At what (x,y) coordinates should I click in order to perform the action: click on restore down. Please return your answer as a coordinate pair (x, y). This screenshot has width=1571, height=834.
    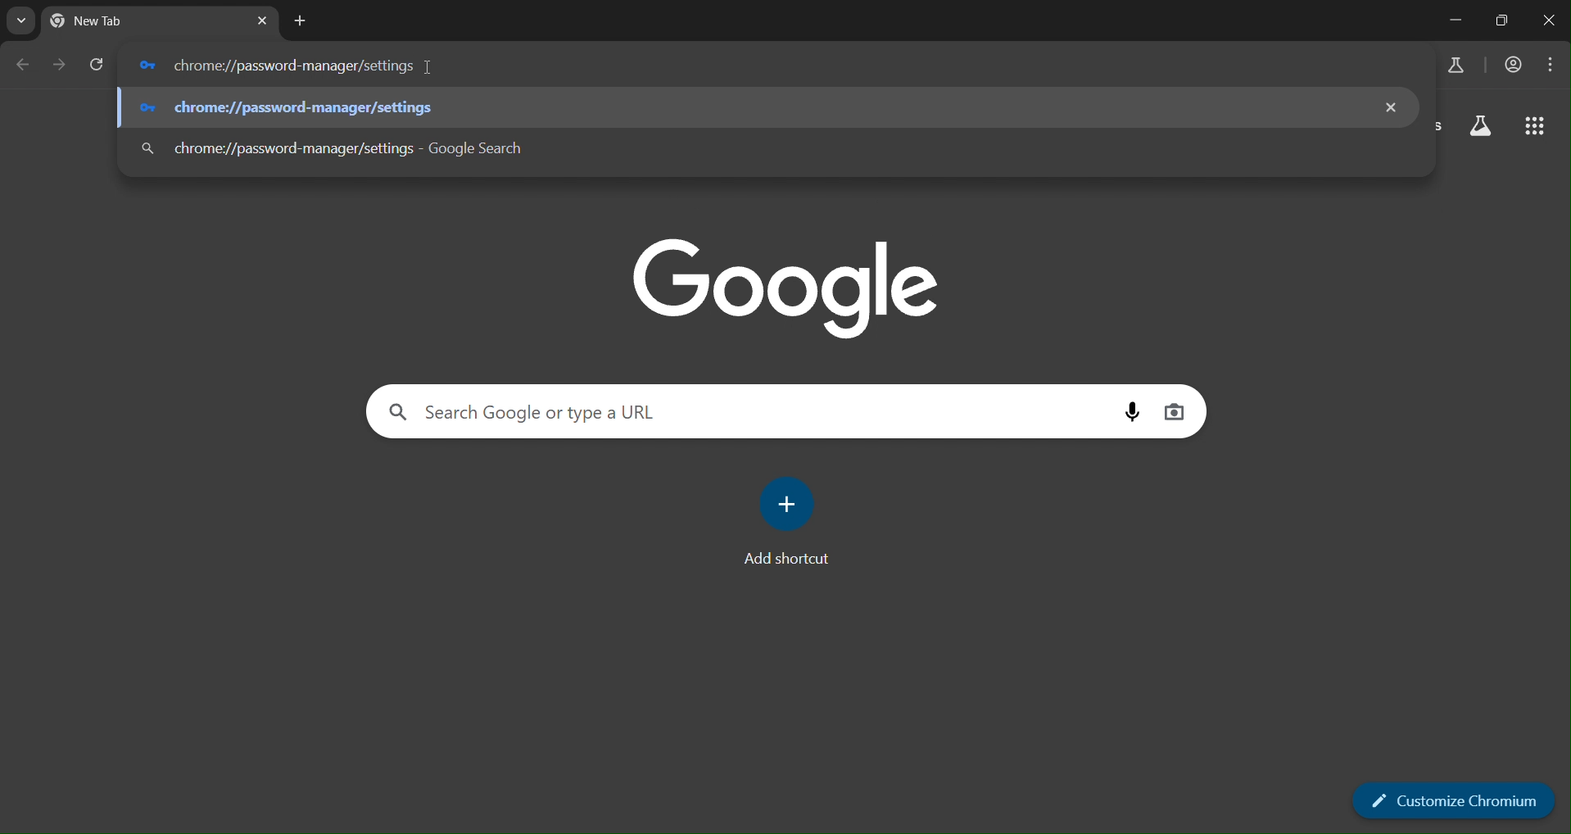
    Looking at the image, I should click on (1501, 20).